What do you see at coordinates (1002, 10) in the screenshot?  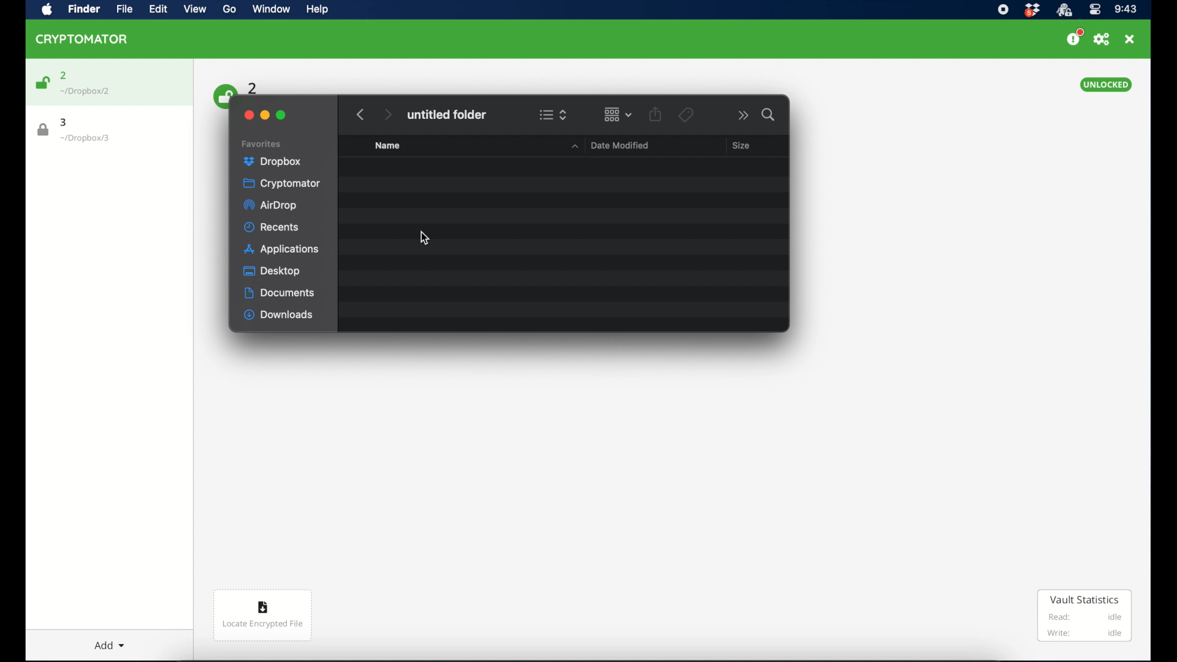 I see `screen recorder icon` at bounding box center [1002, 10].